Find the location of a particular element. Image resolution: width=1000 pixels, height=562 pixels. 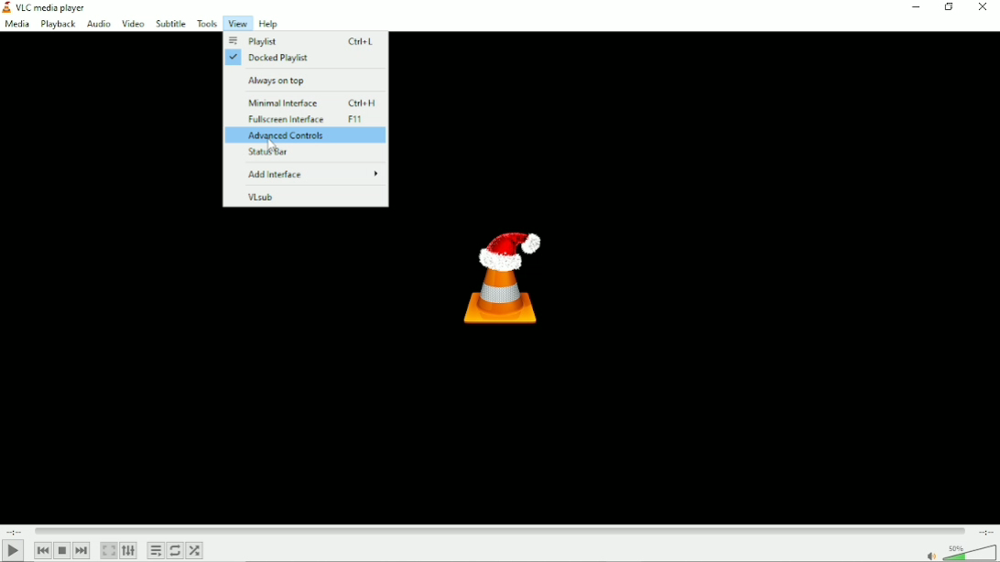

vlc media player logo is located at coordinates (6, 7).